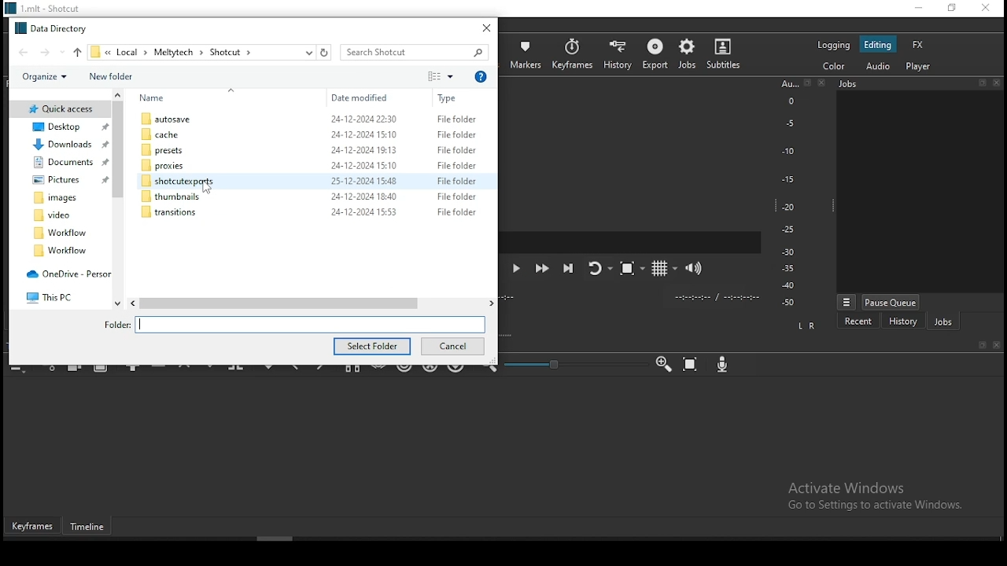 This screenshot has height=566, width=1007. I want to click on skip to the next point, so click(569, 267).